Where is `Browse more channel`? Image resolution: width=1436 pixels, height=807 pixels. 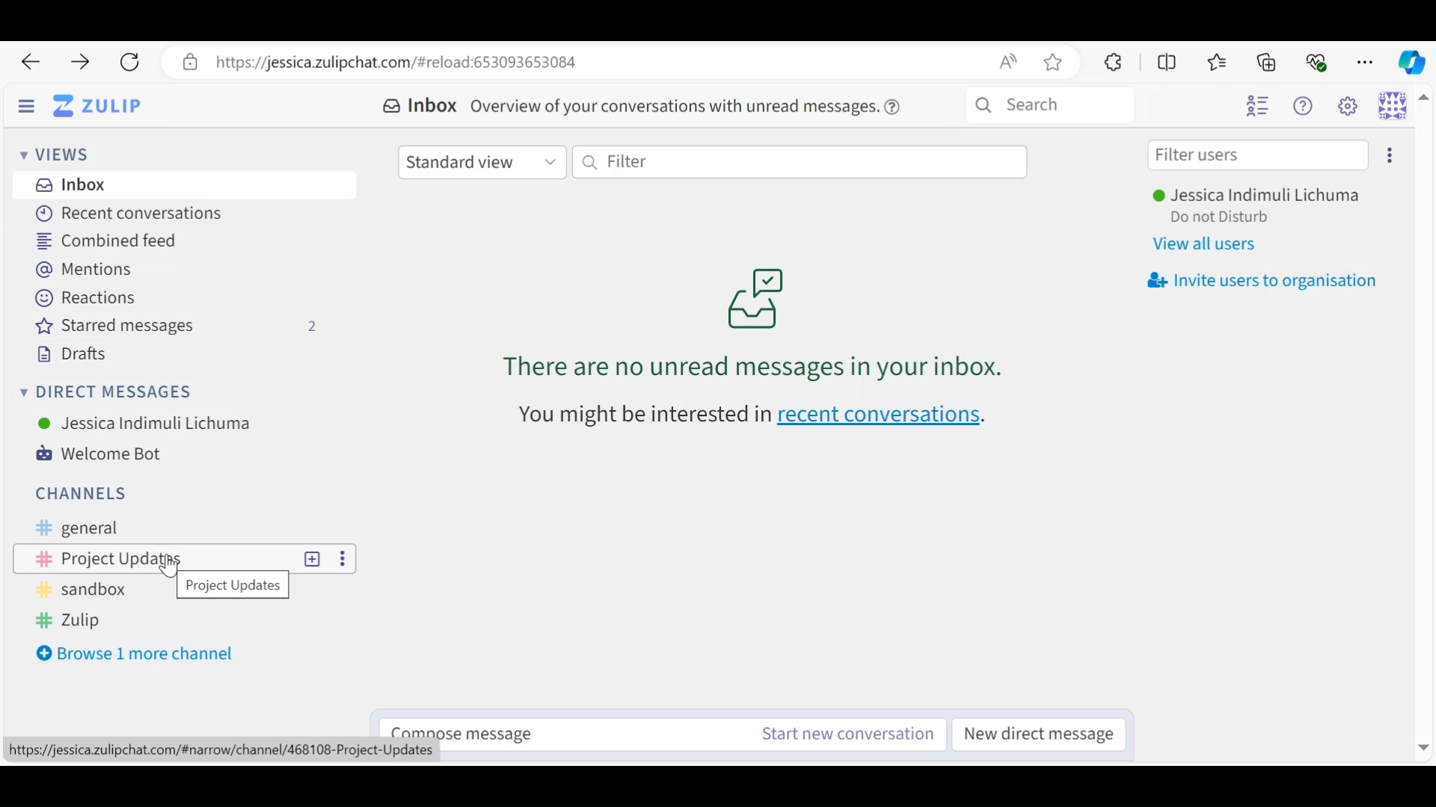
Browse more channel is located at coordinates (138, 654).